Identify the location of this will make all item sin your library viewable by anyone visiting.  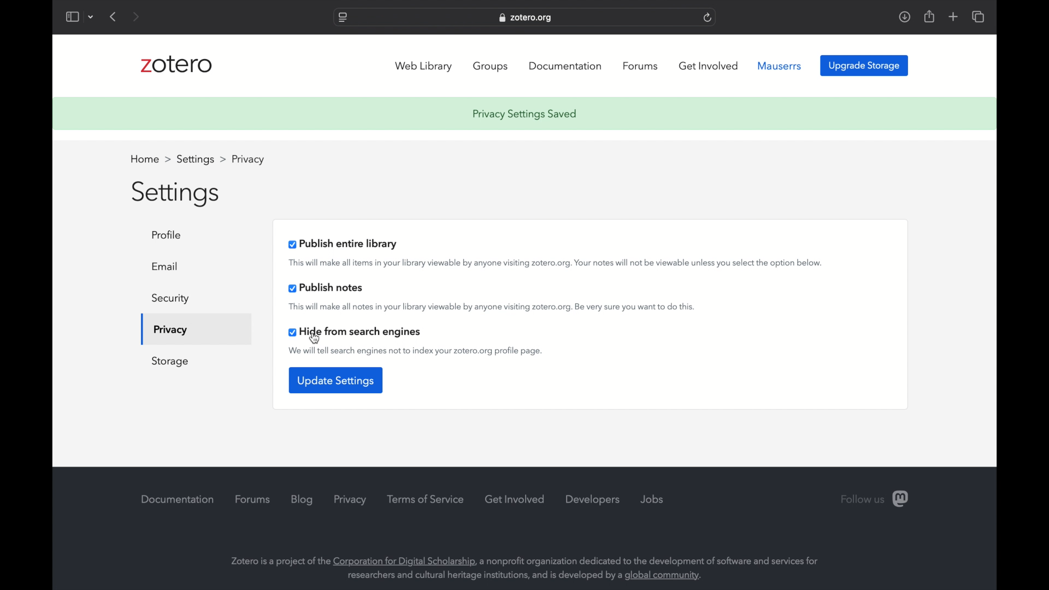
(557, 263).